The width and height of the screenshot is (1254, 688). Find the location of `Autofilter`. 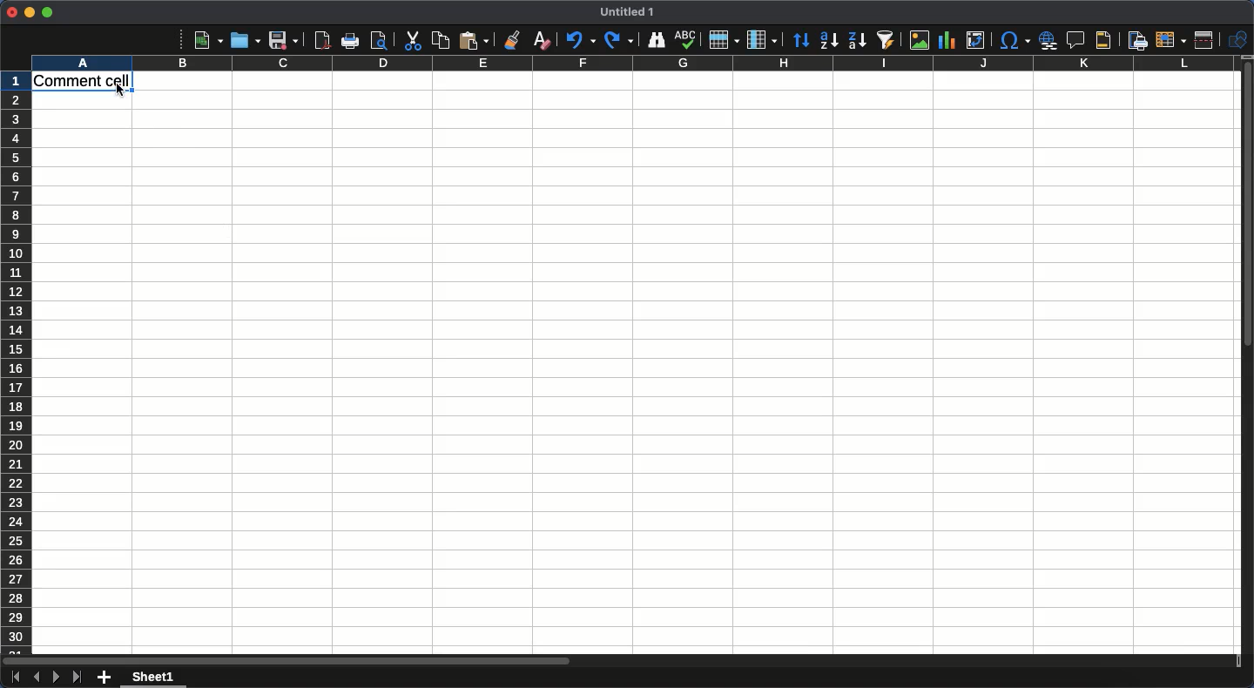

Autofilter is located at coordinates (889, 38).